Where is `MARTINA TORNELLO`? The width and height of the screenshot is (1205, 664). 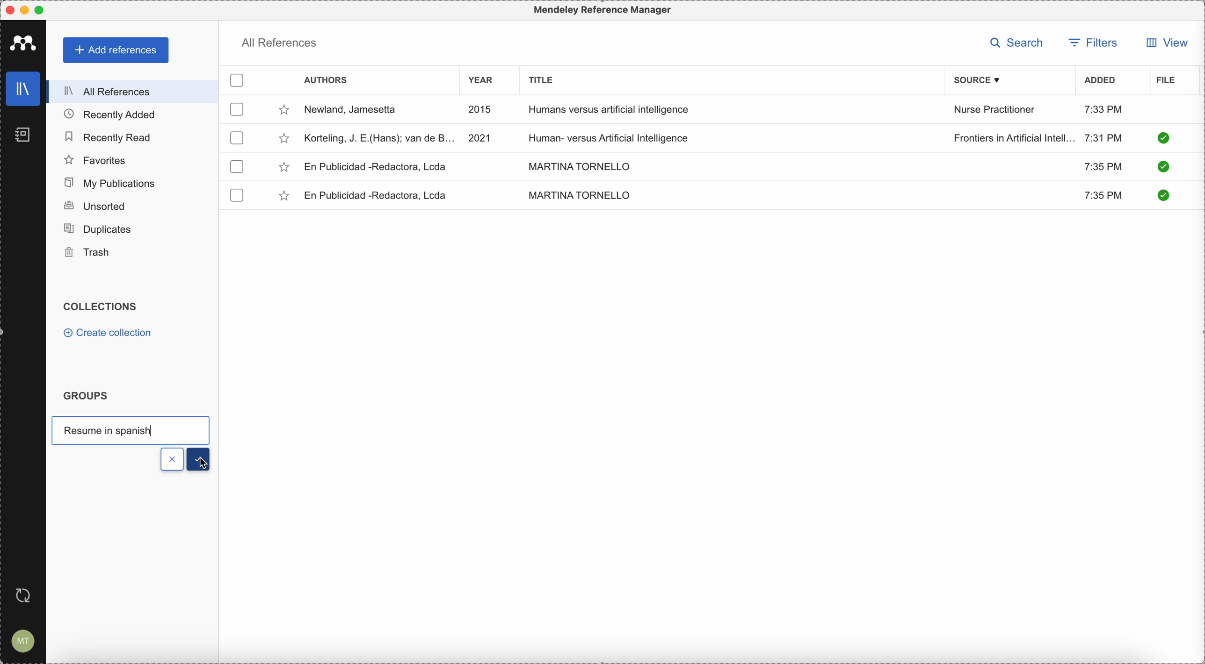
MARTINA TORNELLO is located at coordinates (579, 195).